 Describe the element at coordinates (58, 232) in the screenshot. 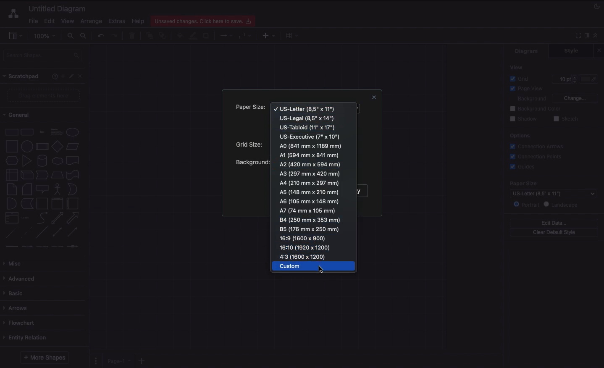

I see `Bidirectional connector` at that location.